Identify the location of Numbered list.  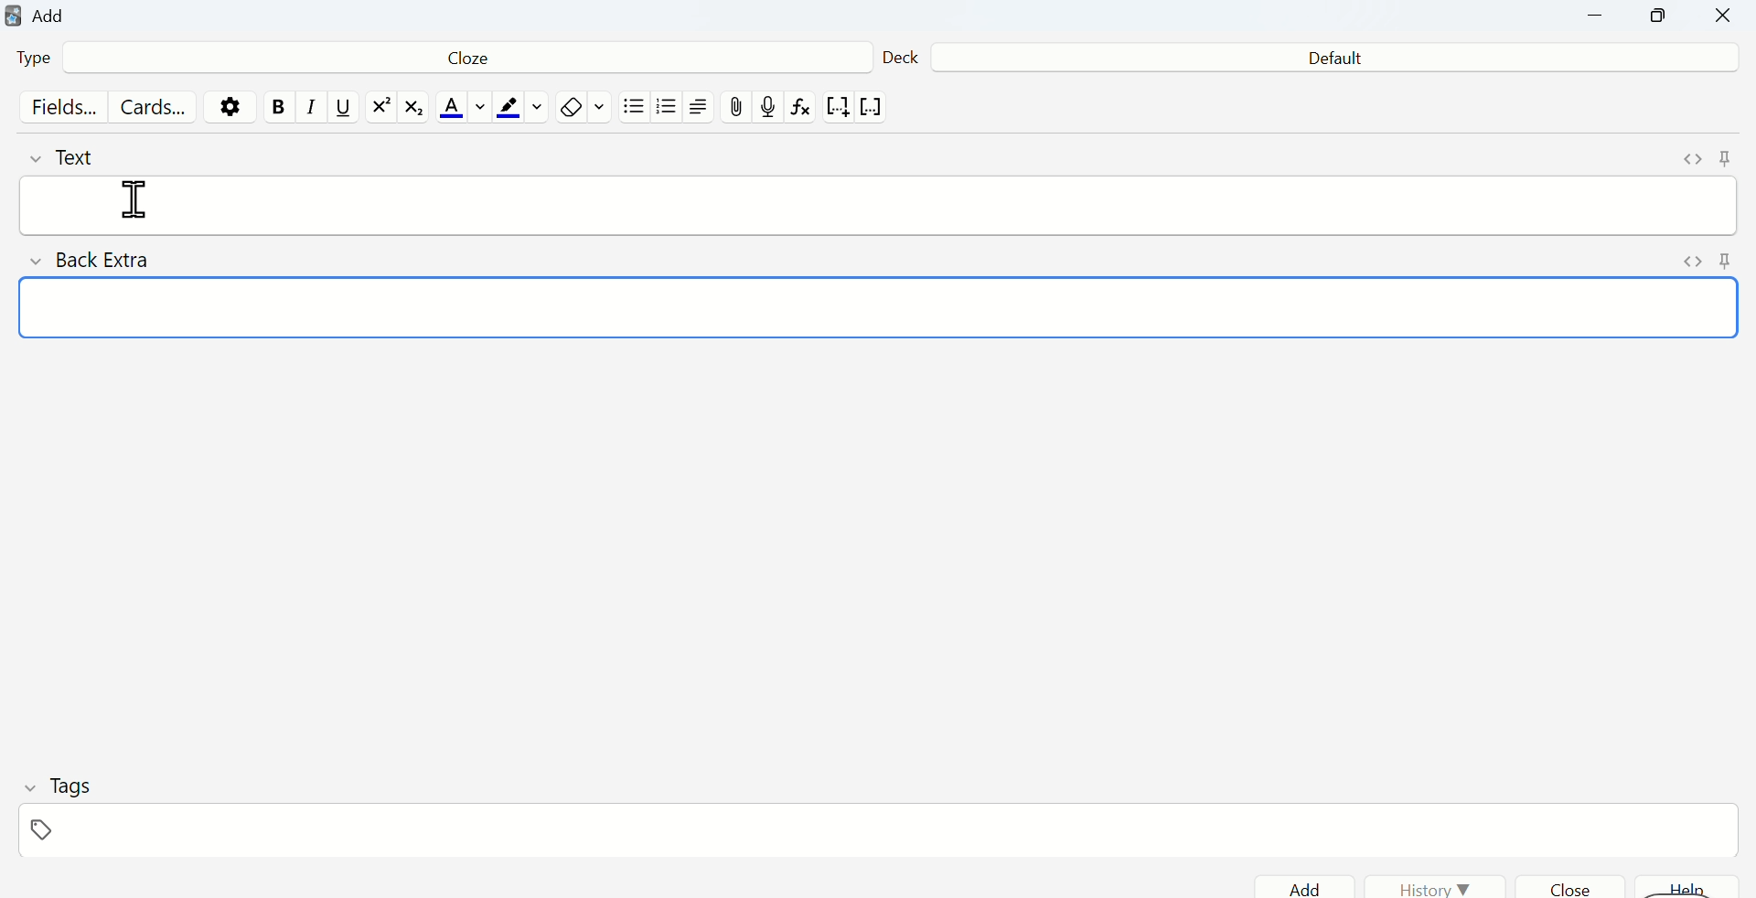
(669, 110).